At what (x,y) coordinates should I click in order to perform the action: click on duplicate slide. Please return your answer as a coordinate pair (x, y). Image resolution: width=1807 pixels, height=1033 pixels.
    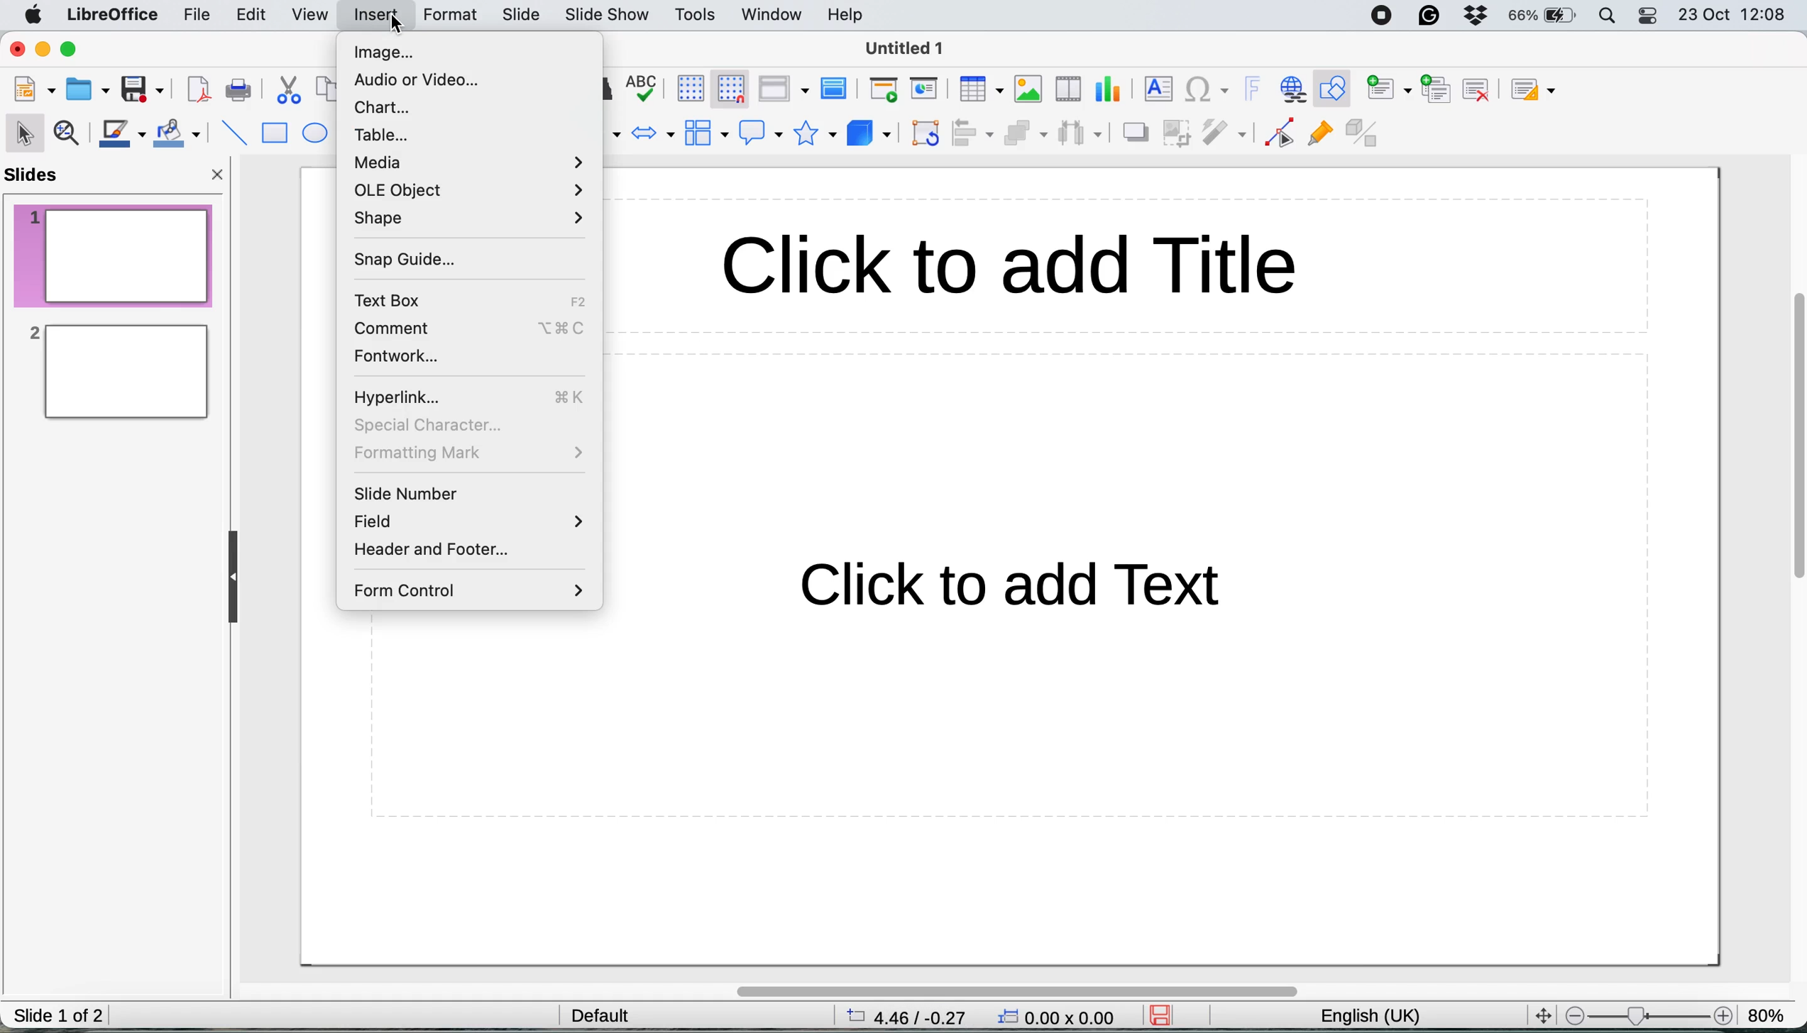
    Looking at the image, I should click on (1437, 87).